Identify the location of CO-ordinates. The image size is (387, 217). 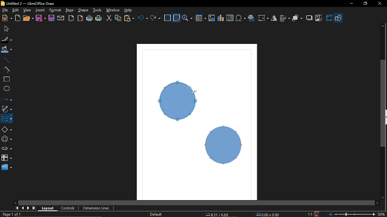
(221, 214).